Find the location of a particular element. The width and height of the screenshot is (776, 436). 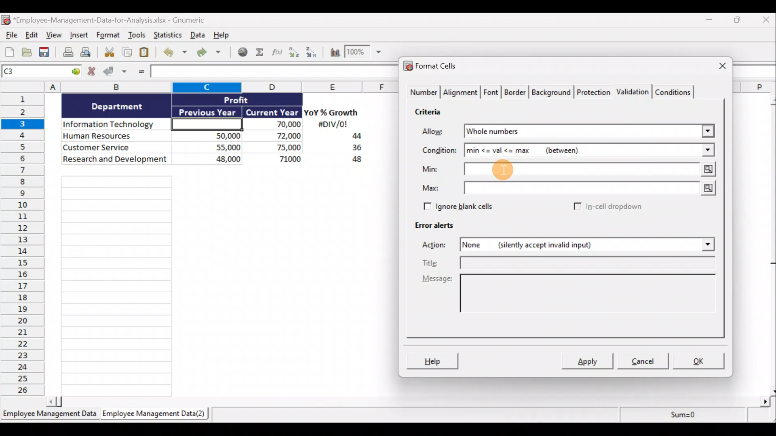

Formula bar is located at coordinates (272, 72).